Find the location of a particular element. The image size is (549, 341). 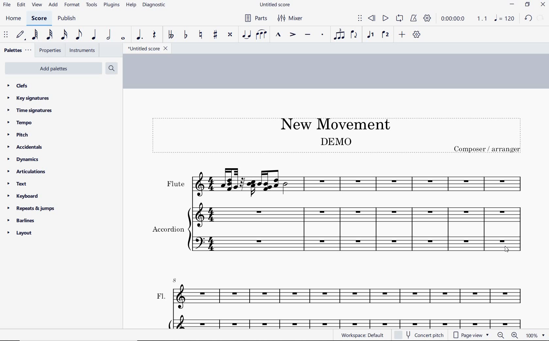

redo is located at coordinates (541, 18).